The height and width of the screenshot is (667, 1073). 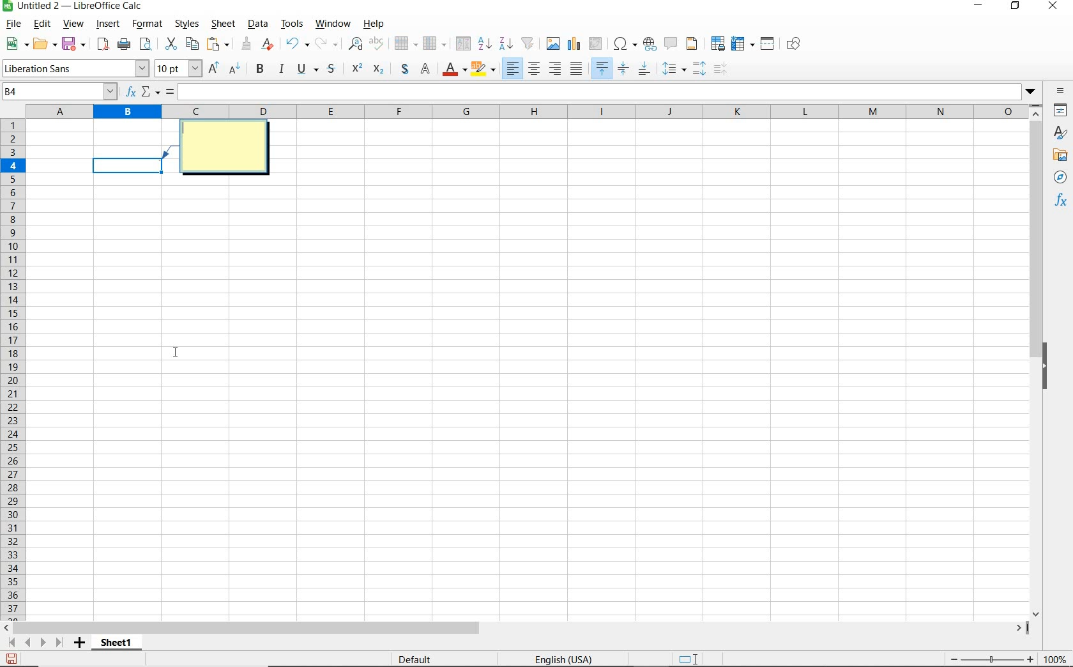 What do you see at coordinates (73, 44) in the screenshot?
I see `save` at bounding box center [73, 44].